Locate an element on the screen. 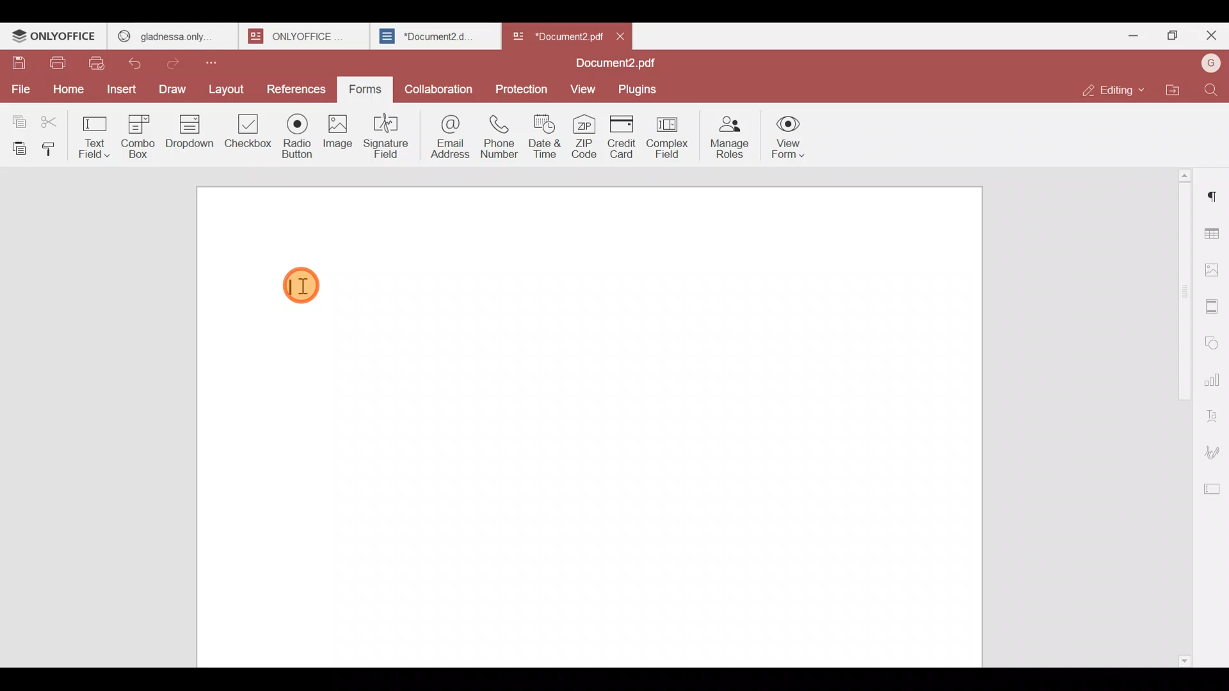 Image resolution: width=1229 pixels, height=691 pixels. Manage roles is located at coordinates (730, 135).